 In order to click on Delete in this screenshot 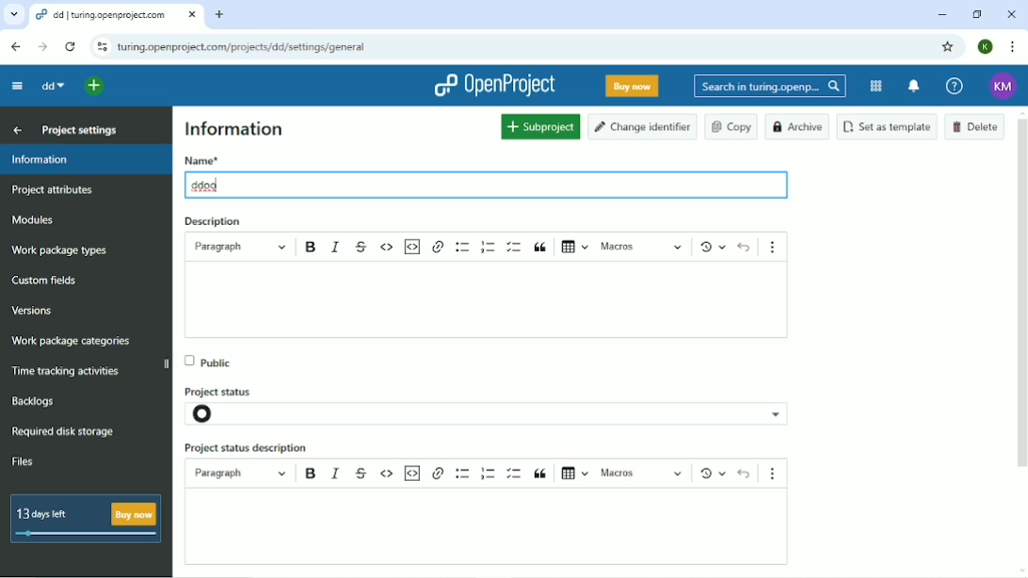, I will do `click(975, 126)`.